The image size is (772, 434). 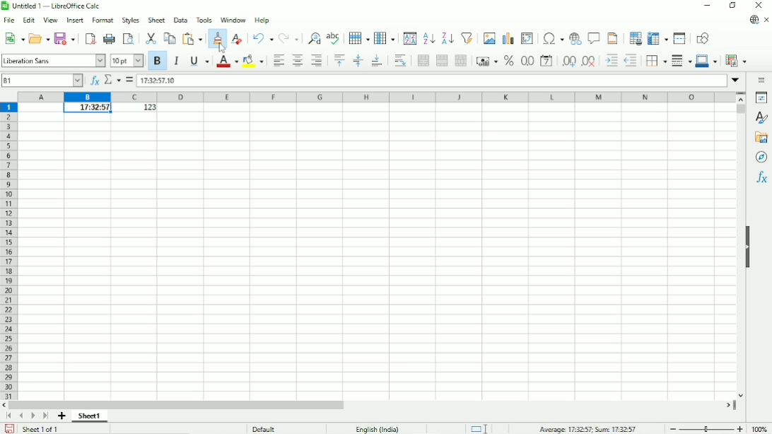 I want to click on Find and replace, so click(x=313, y=37).